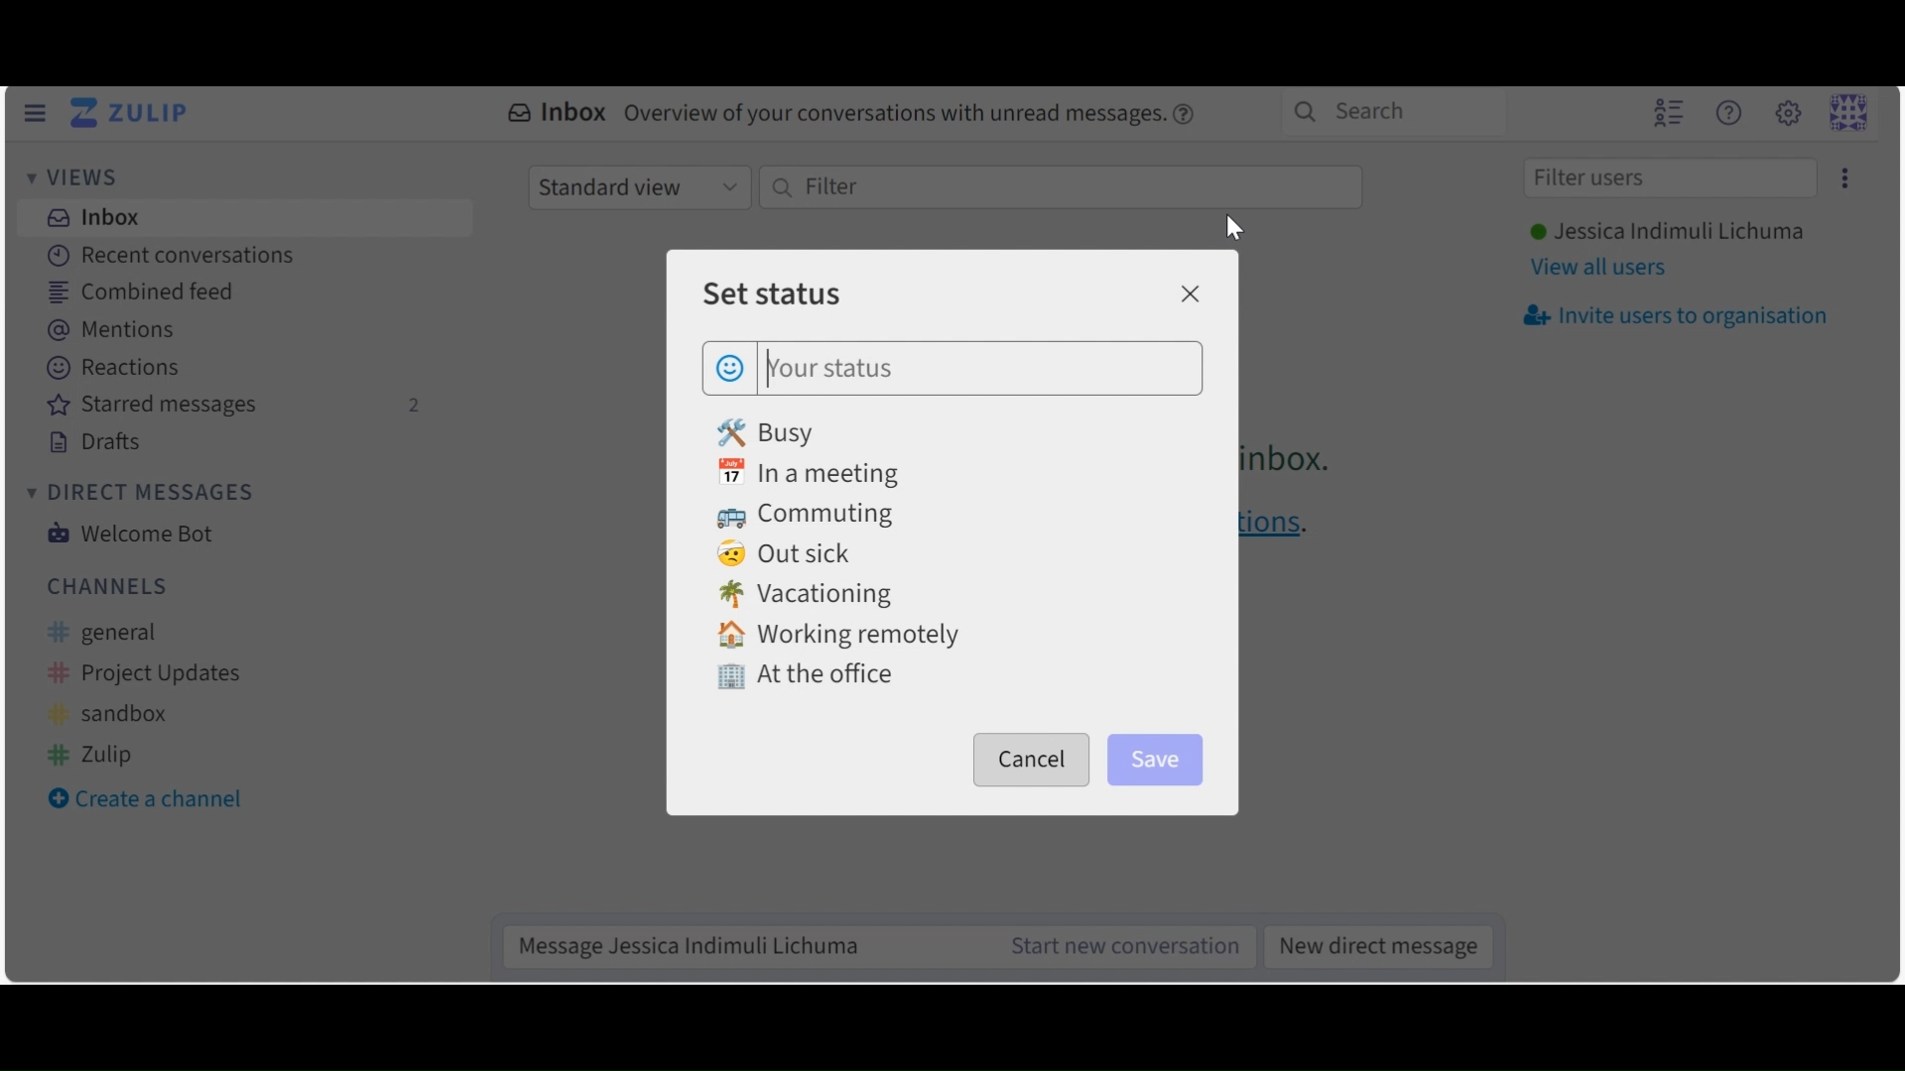  Describe the element at coordinates (980, 367) in the screenshot. I see `Enter your status` at that location.